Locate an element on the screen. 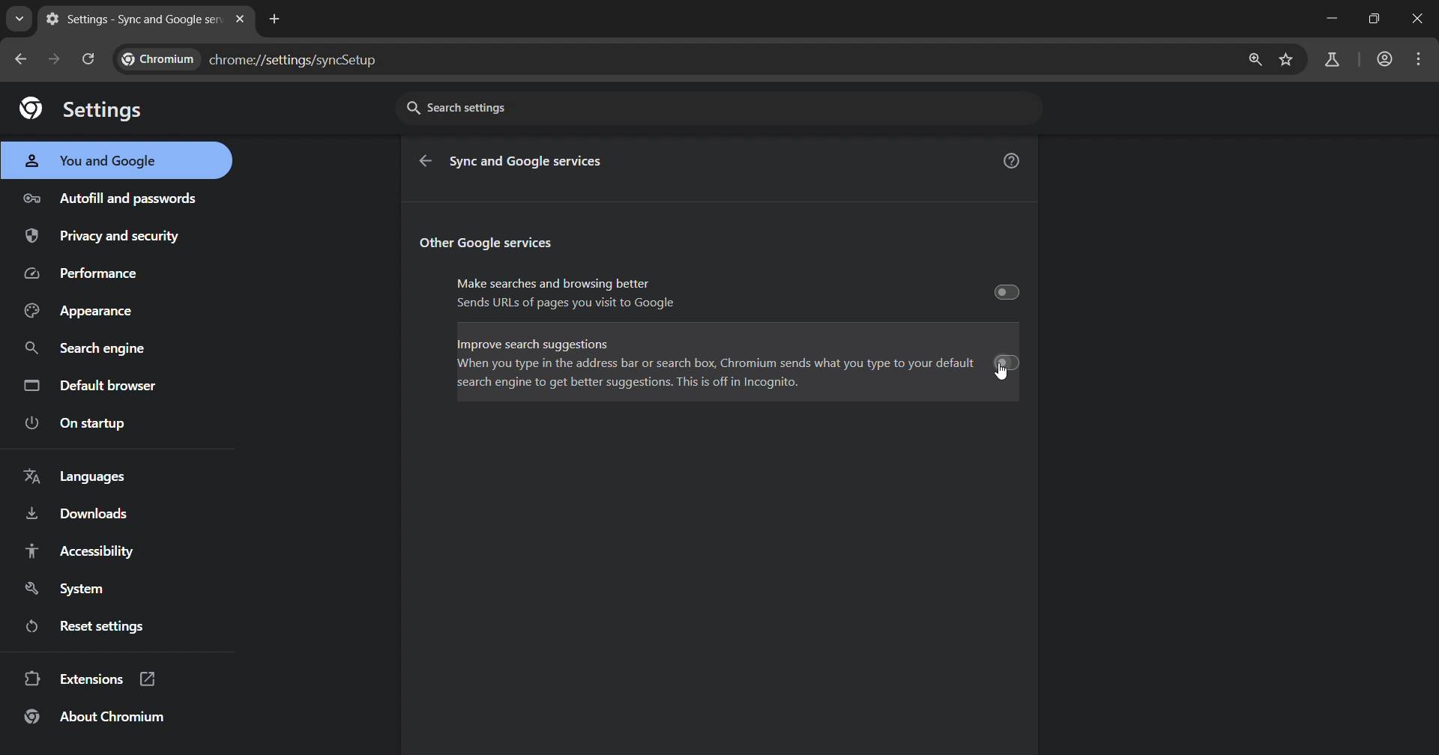  accessibilty is located at coordinates (80, 551).